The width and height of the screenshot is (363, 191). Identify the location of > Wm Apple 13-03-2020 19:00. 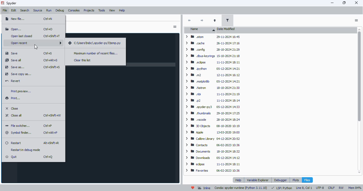
(213, 132).